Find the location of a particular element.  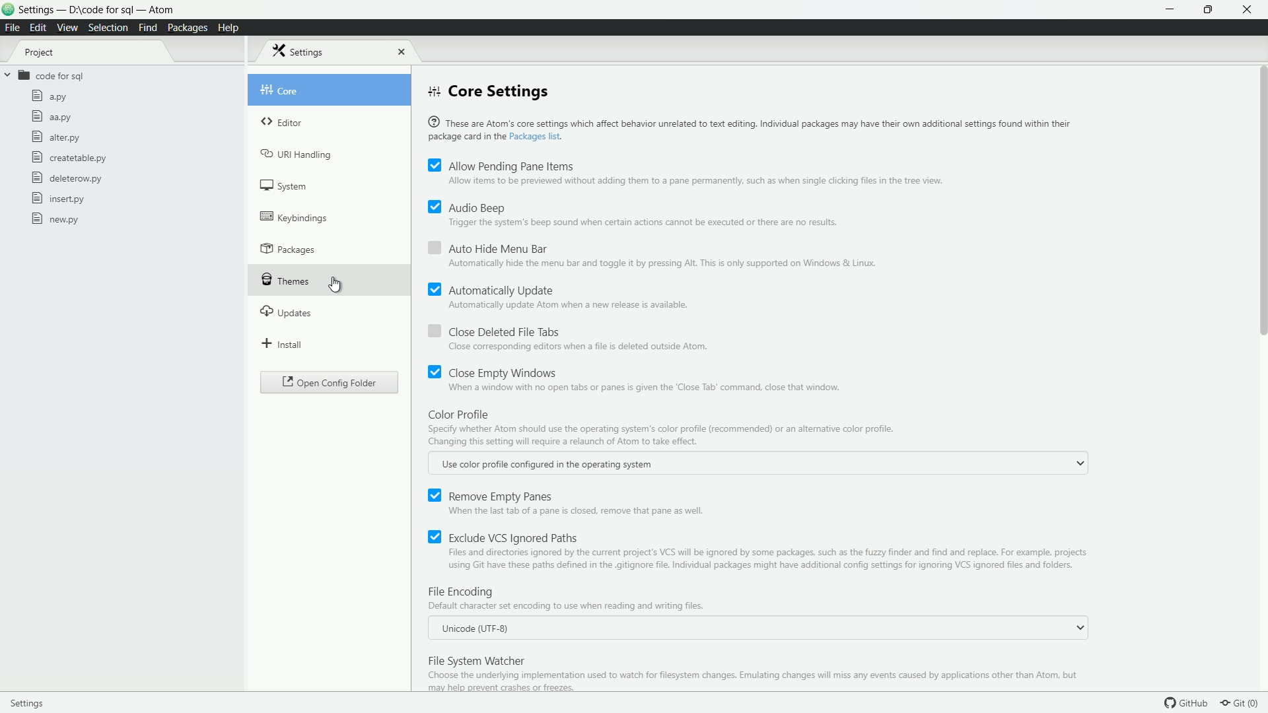

automatically hide the menu bar and toggle it by pressing alt, this is only supported on windows & linux is located at coordinates (658, 265).